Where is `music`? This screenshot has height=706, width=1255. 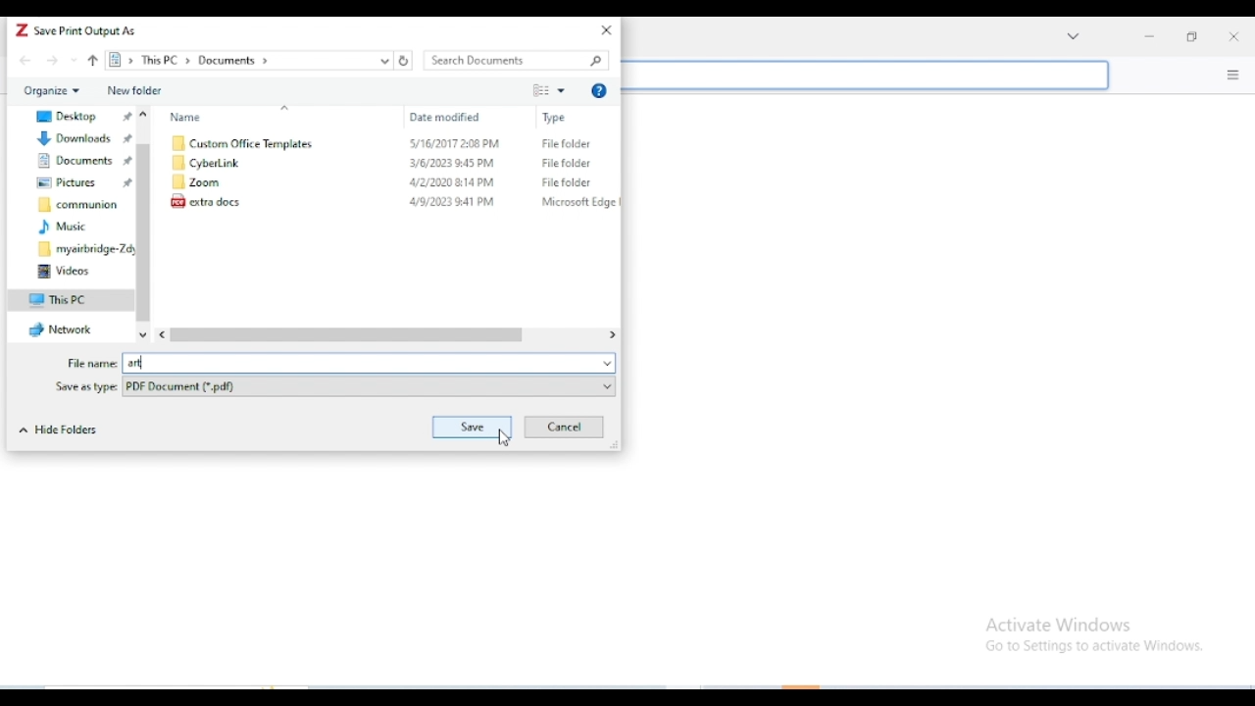
music is located at coordinates (65, 227).